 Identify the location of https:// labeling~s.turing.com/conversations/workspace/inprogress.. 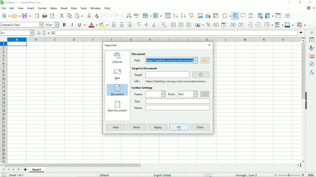
(172, 60).